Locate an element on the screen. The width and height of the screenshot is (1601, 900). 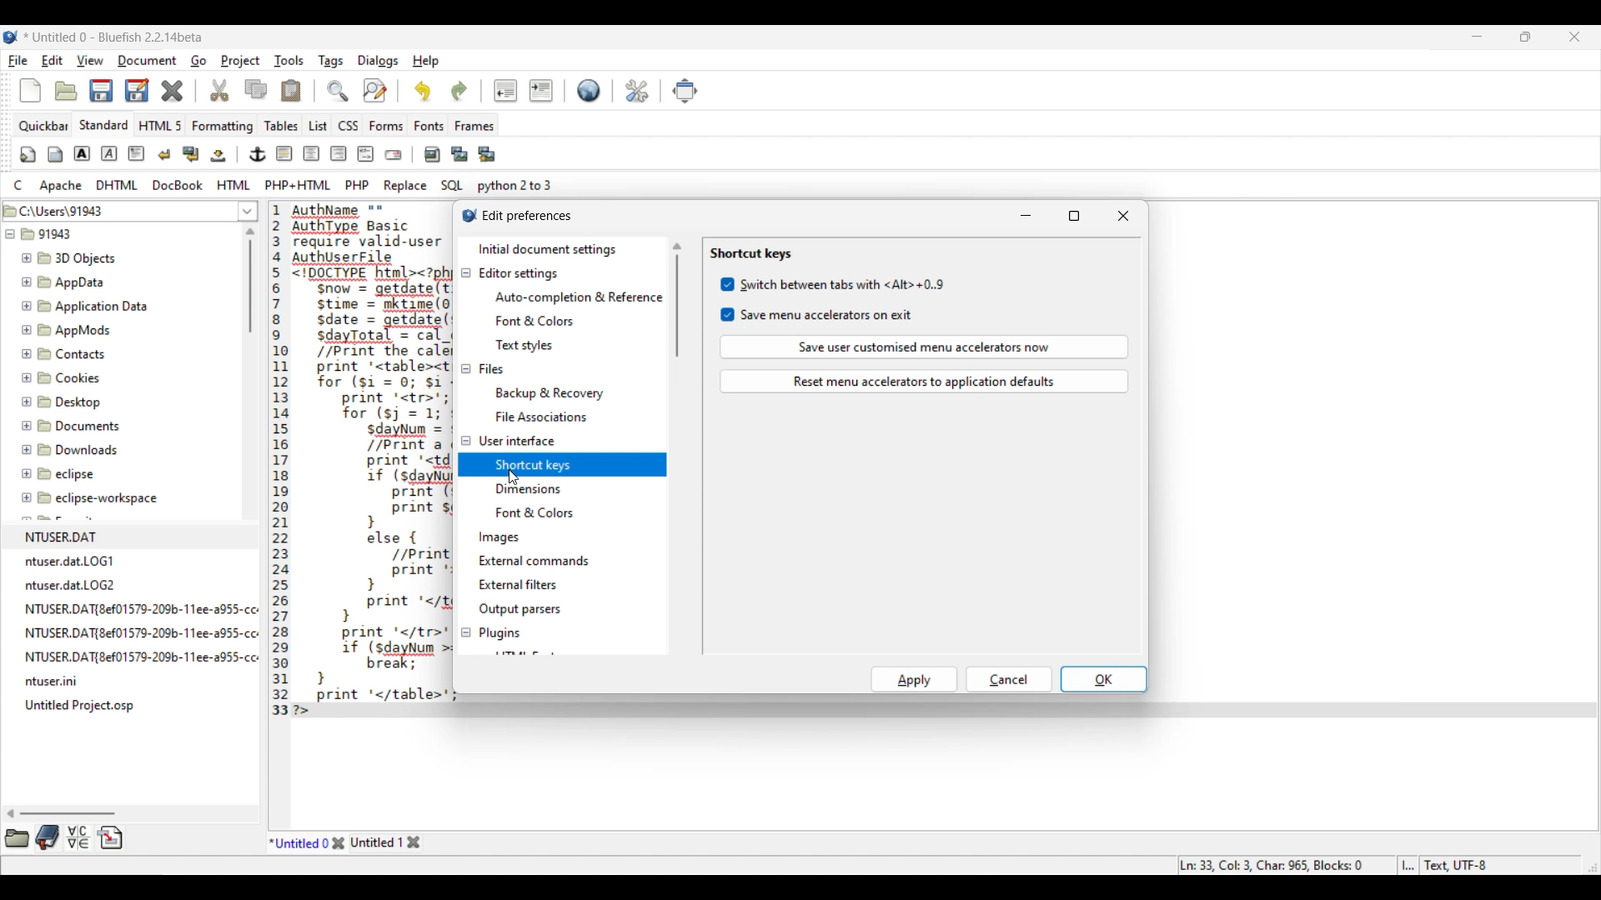
HTML 5 menu is located at coordinates (159, 126).